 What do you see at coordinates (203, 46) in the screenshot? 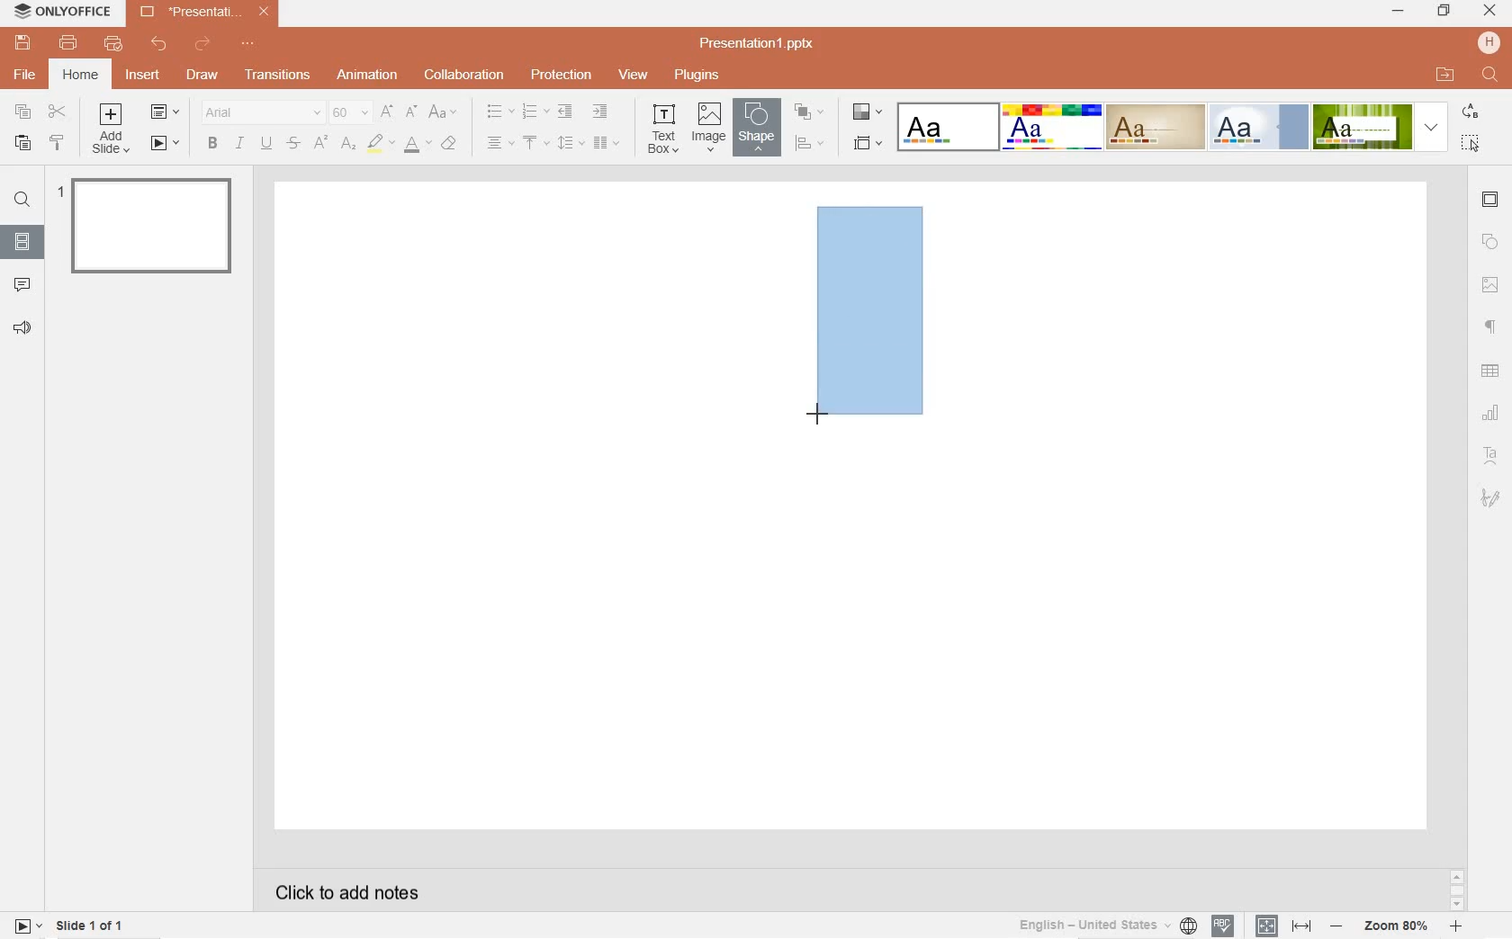
I see `redo` at bounding box center [203, 46].